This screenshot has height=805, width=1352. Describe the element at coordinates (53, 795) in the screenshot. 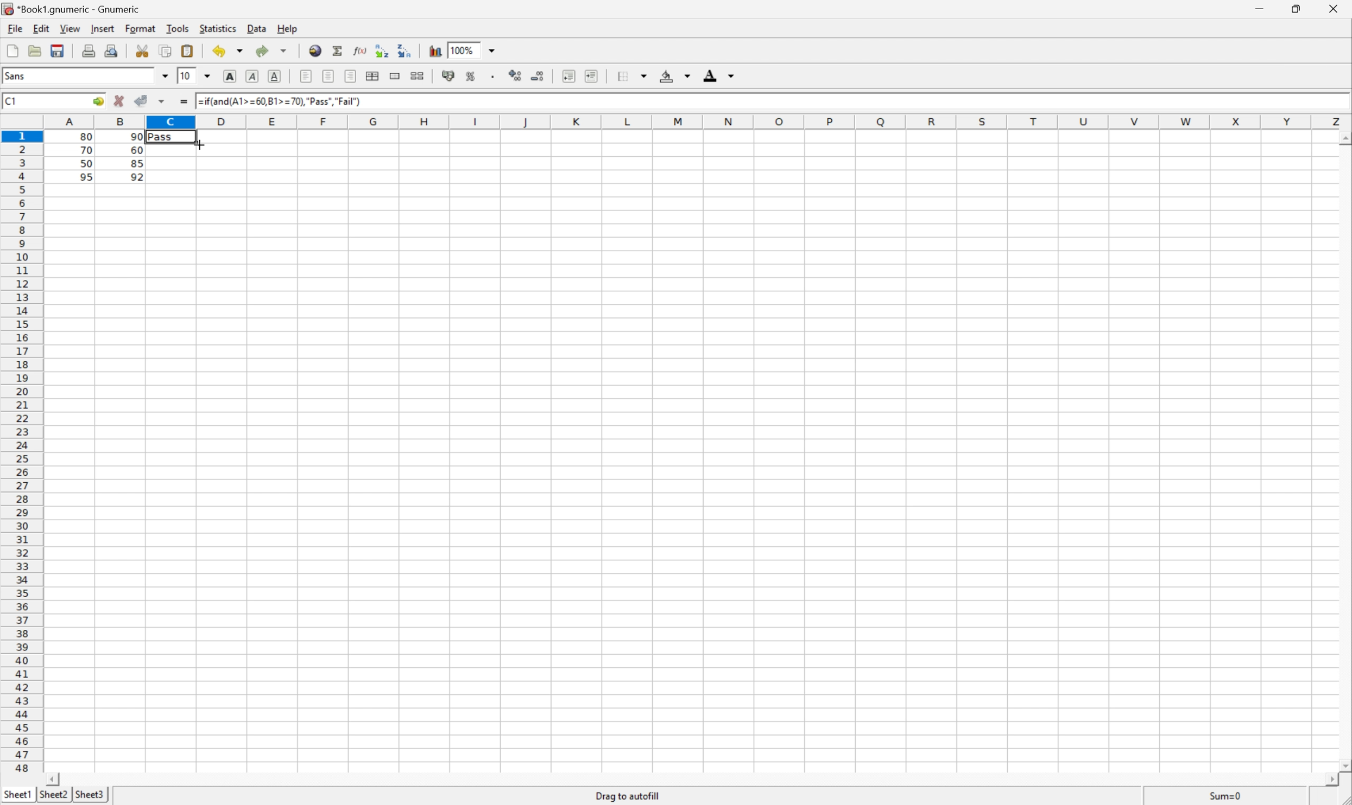

I see `Sheet2` at that location.